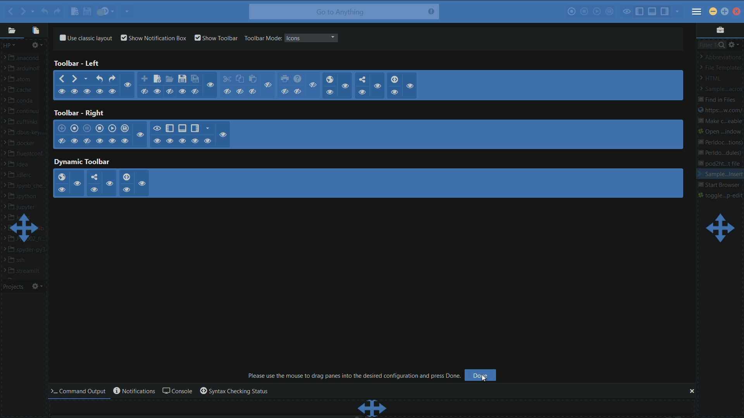 The image size is (744, 418). What do you see at coordinates (61, 177) in the screenshot?
I see `view in browser` at bounding box center [61, 177].